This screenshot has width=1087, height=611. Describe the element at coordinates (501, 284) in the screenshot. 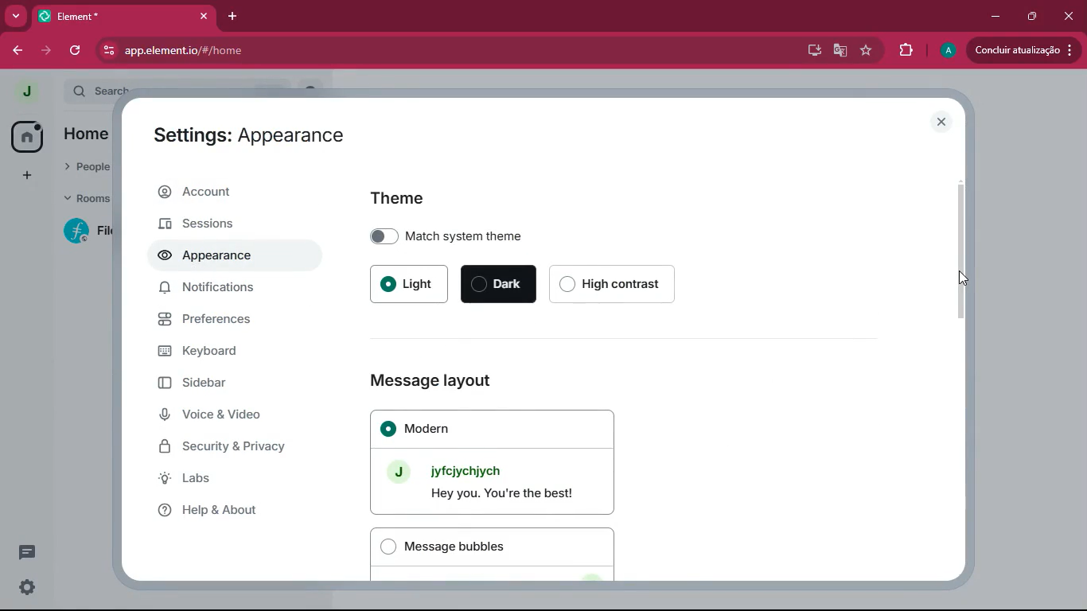

I see `Dark` at that location.